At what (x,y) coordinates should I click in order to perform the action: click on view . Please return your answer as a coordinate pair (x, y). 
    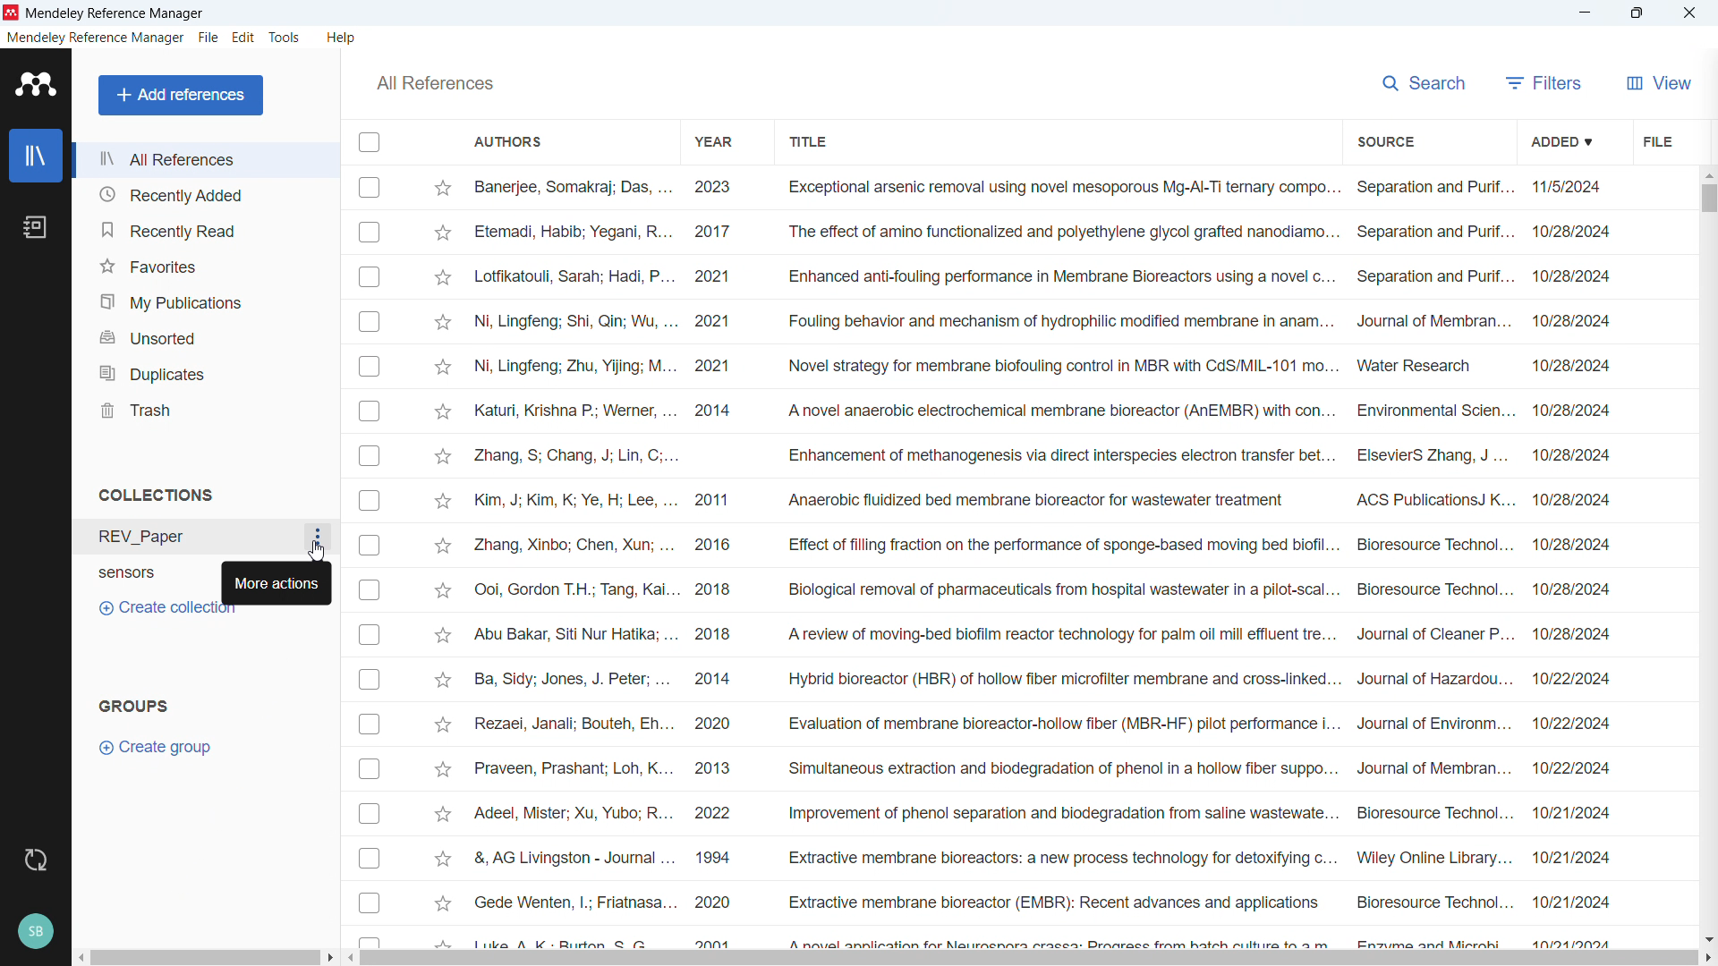
    Looking at the image, I should click on (1657, 80).